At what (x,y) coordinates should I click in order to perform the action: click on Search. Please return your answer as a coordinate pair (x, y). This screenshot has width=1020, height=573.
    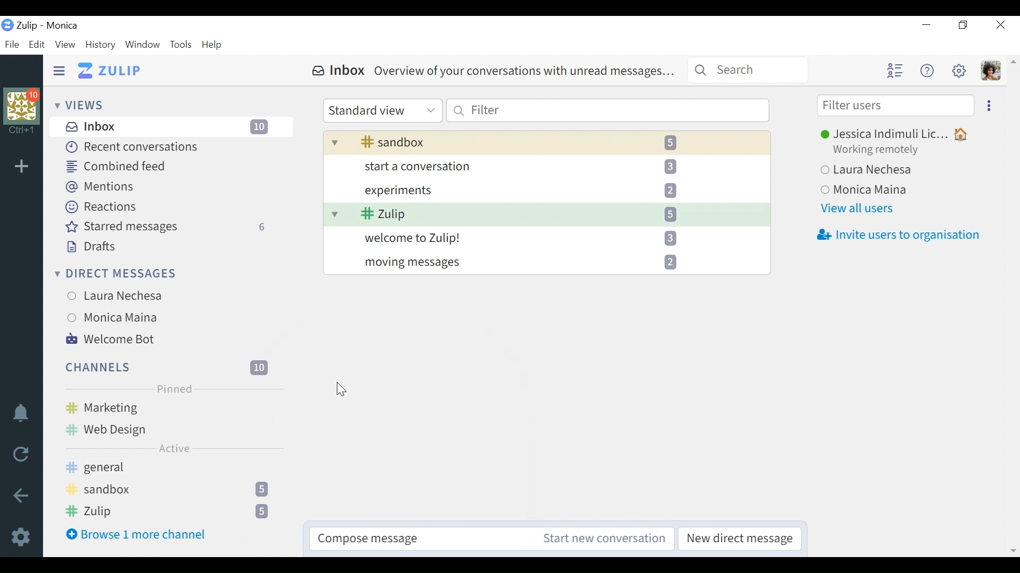
    Looking at the image, I should click on (748, 69).